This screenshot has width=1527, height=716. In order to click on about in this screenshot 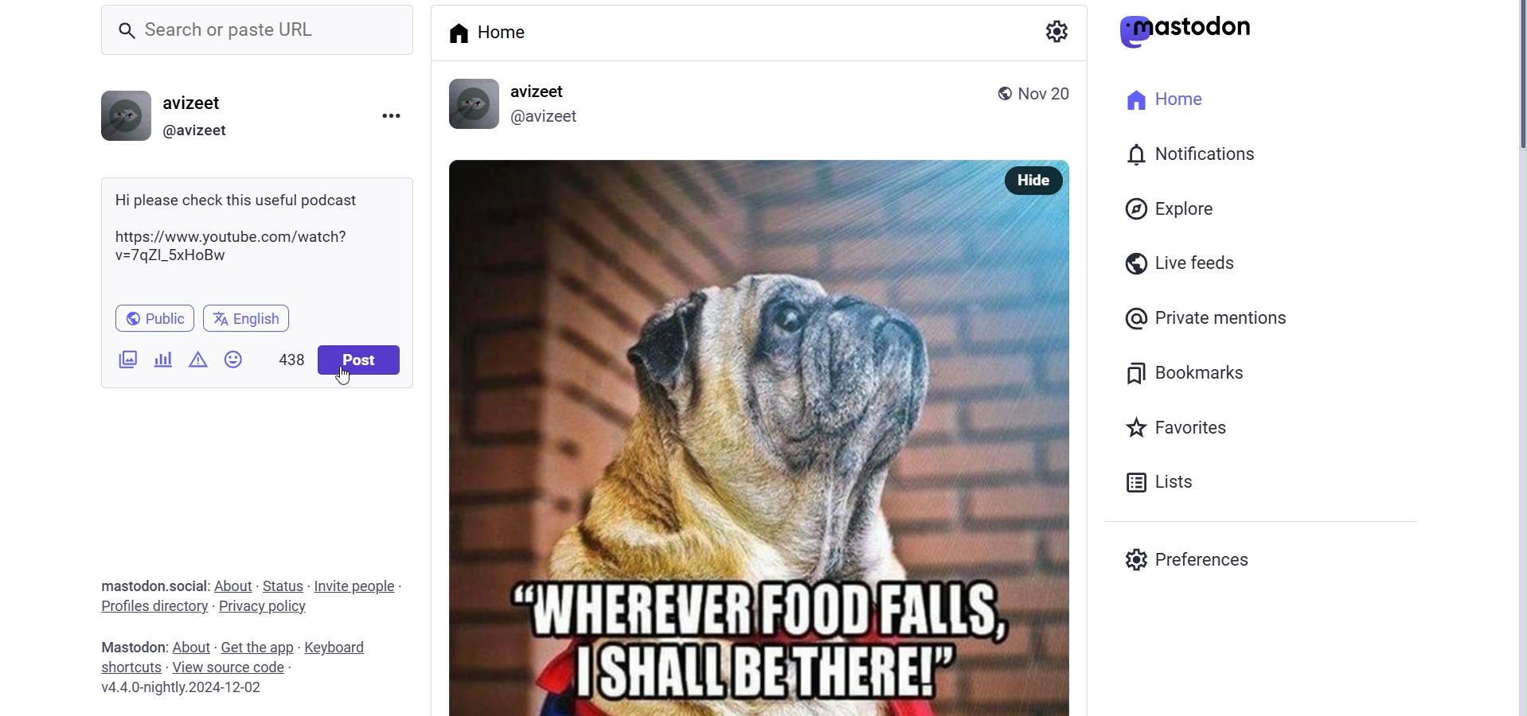, I will do `click(232, 586)`.